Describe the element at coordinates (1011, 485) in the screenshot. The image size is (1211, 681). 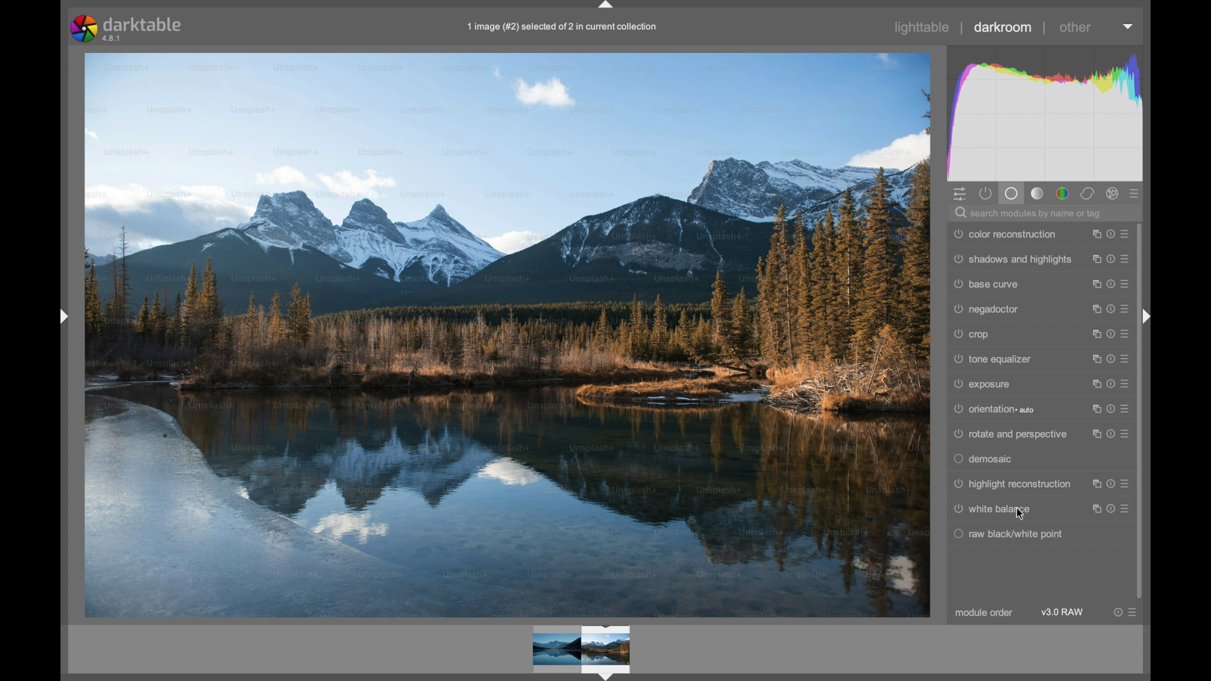
I see `highlight reconstruction` at that location.